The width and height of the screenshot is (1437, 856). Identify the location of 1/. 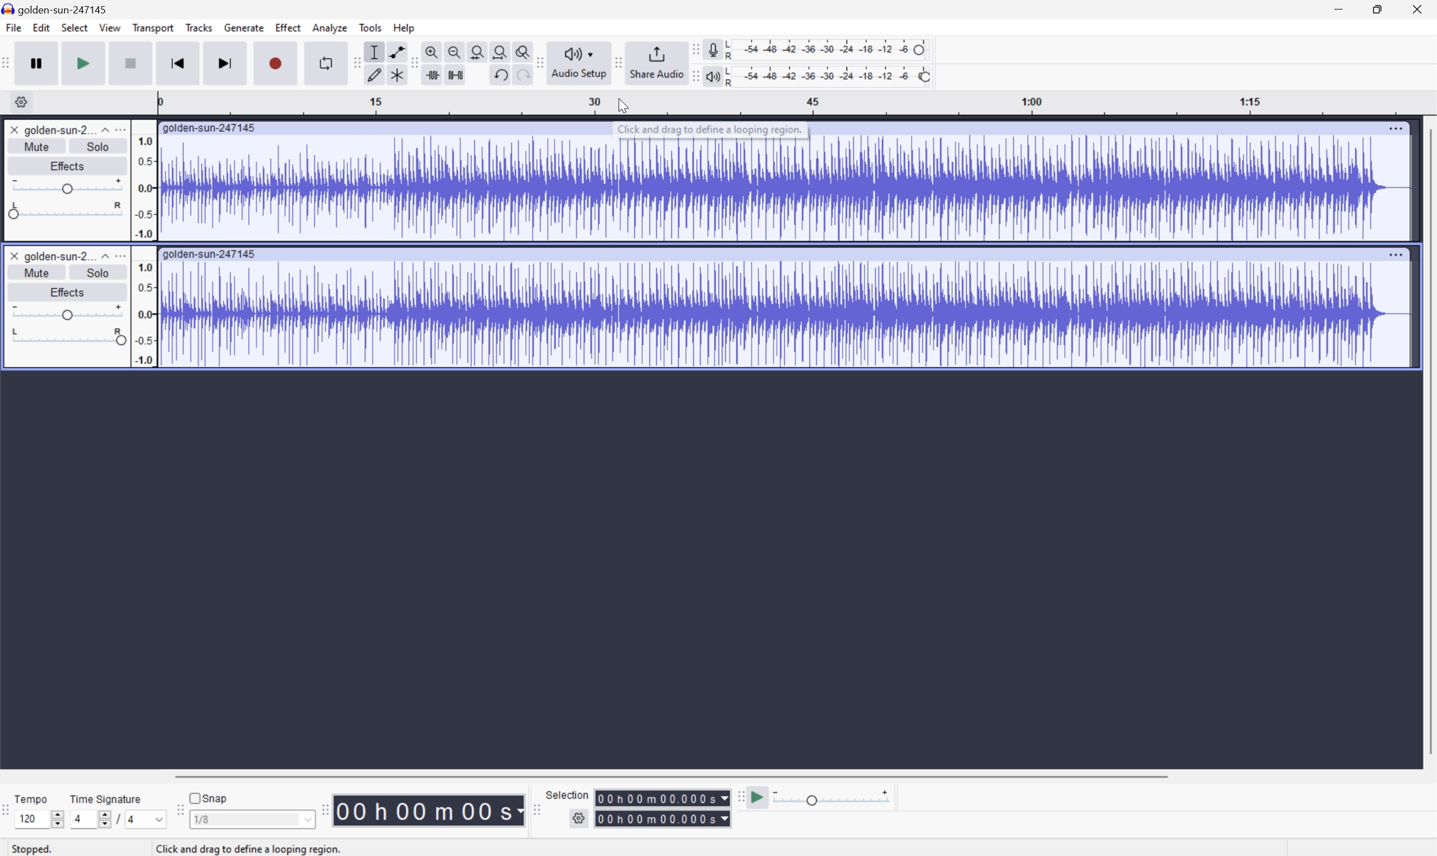
(253, 818).